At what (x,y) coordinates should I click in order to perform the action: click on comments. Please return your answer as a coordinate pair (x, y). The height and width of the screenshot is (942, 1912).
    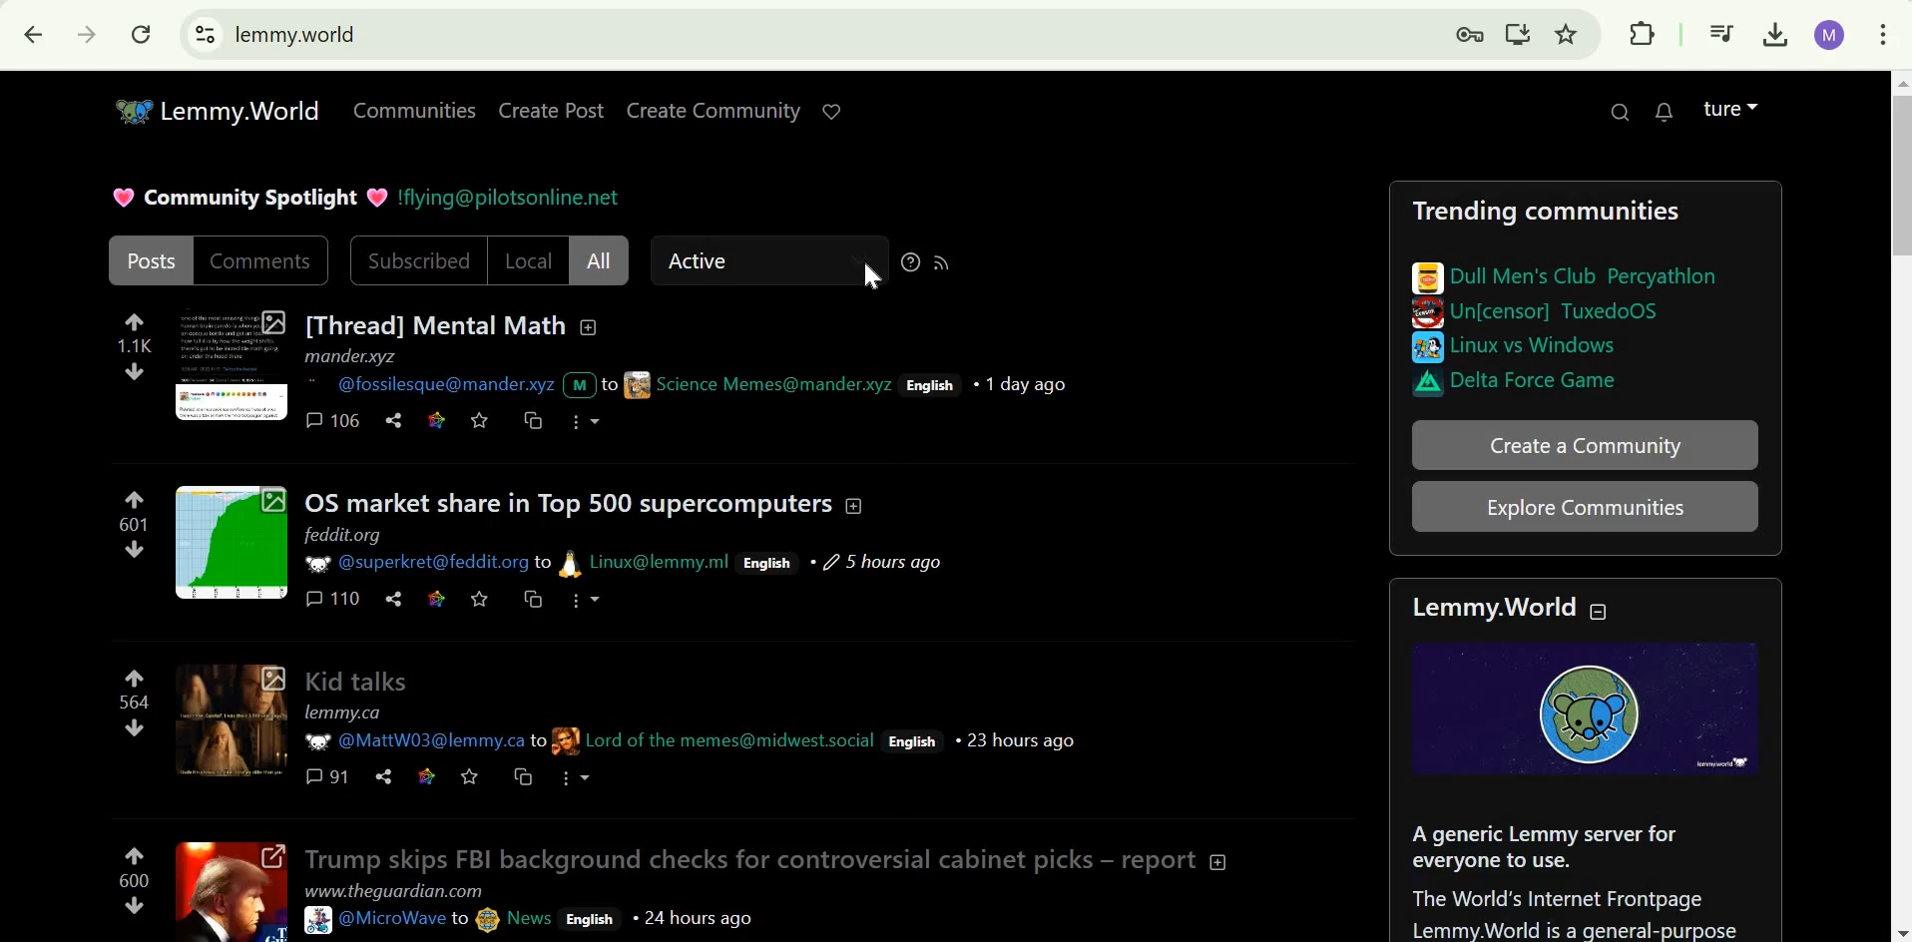
    Looking at the image, I should click on (331, 597).